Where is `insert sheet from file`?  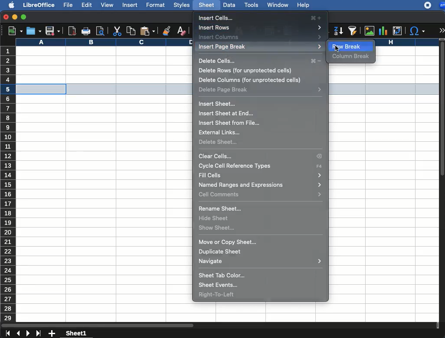 insert sheet from file is located at coordinates (232, 123).